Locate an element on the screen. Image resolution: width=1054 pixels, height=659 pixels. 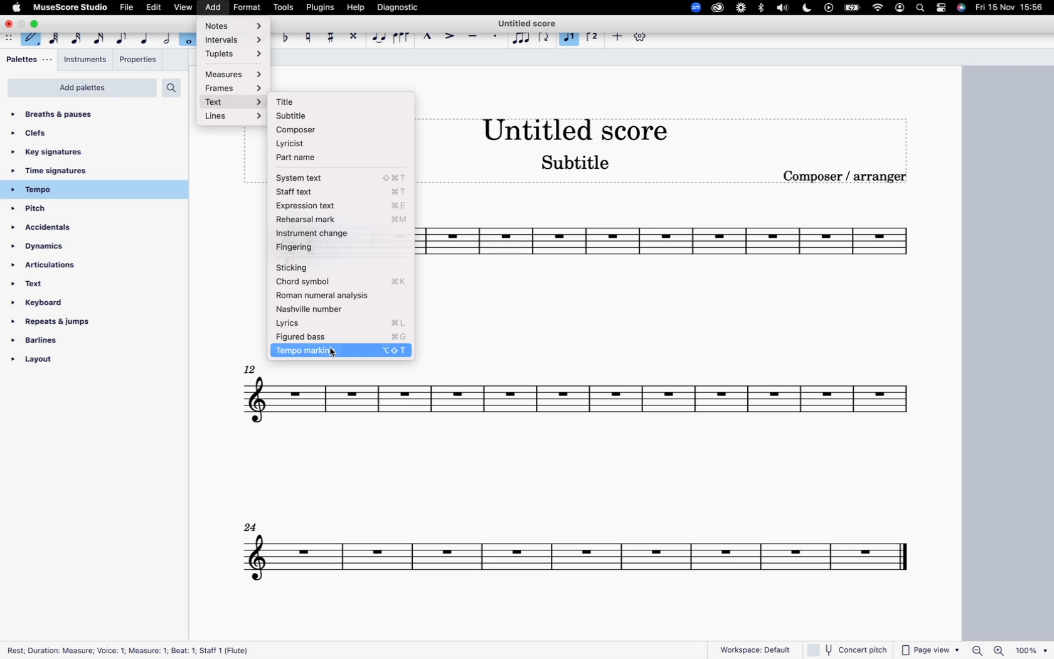
measures is located at coordinates (237, 72).